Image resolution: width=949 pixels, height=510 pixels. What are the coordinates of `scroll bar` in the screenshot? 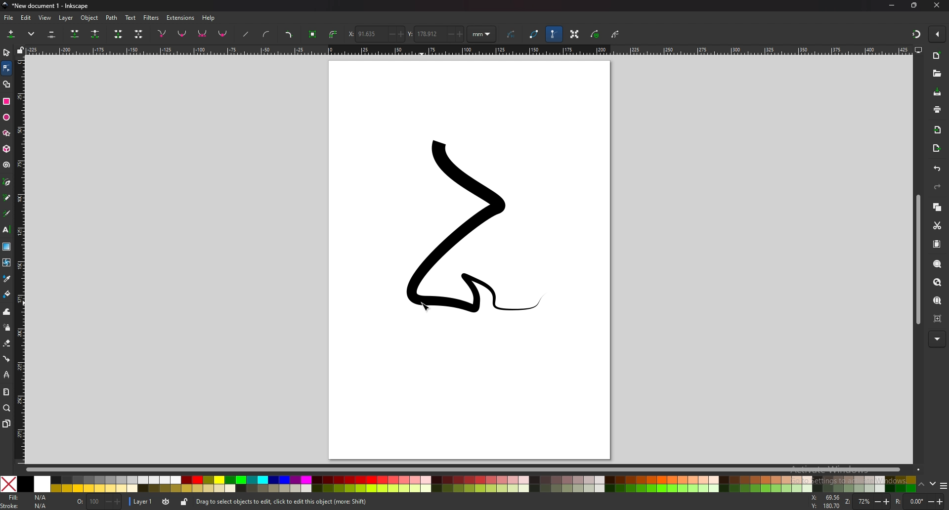 It's located at (916, 260).